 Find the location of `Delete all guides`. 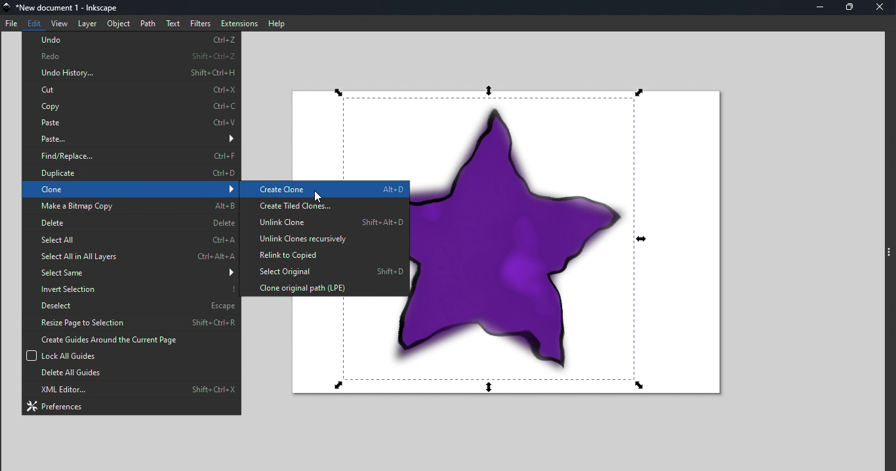

Delete all guides is located at coordinates (130, 375).